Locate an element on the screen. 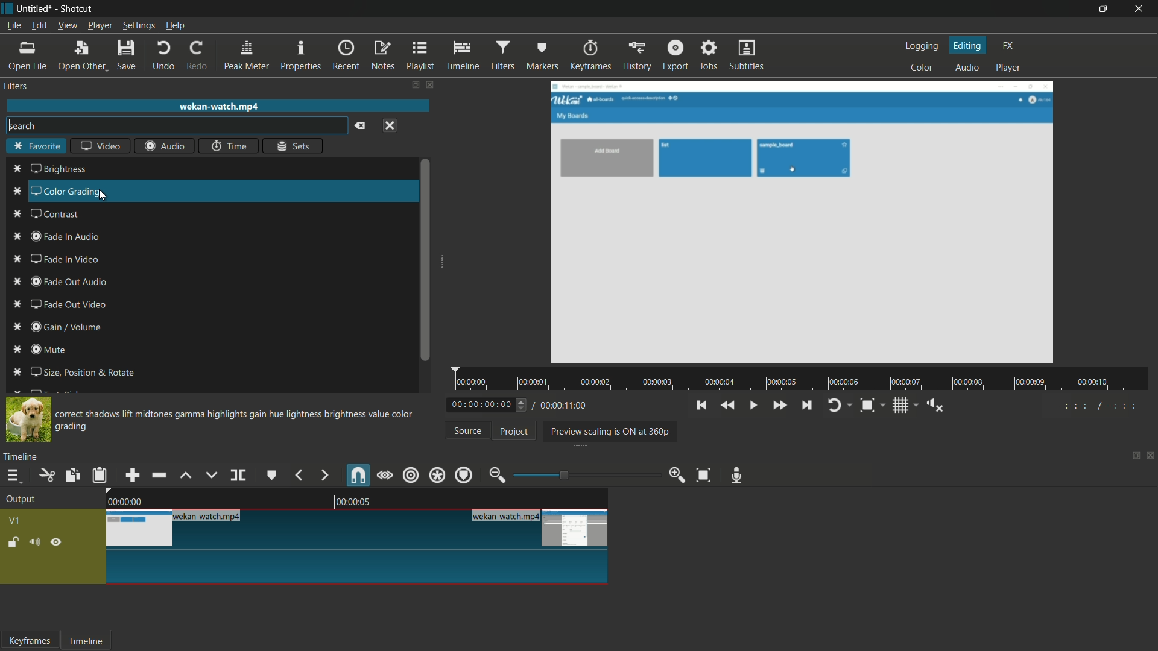 The height and width of the screenshot is (651, 1158). open other is located at coordinates (82, 57).